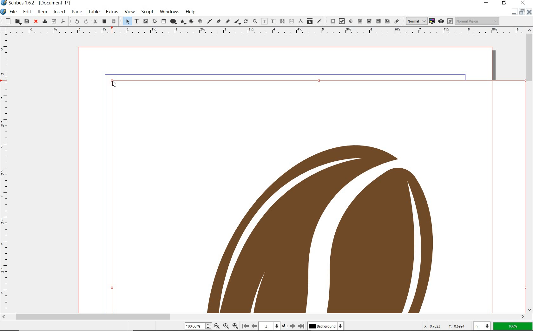  I want to click on restore down, so click(514, 11).